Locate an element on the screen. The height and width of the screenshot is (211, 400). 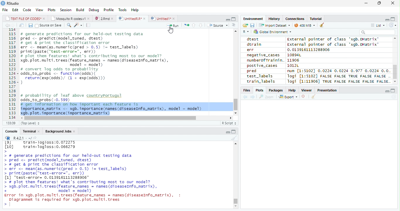
Maximize is located at coordinates (235, 131).